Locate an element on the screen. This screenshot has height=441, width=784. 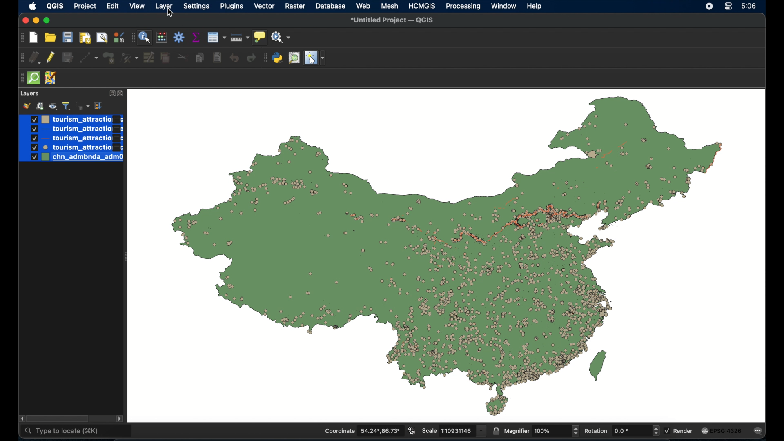
drag handle is located at coordinates (264, 58).